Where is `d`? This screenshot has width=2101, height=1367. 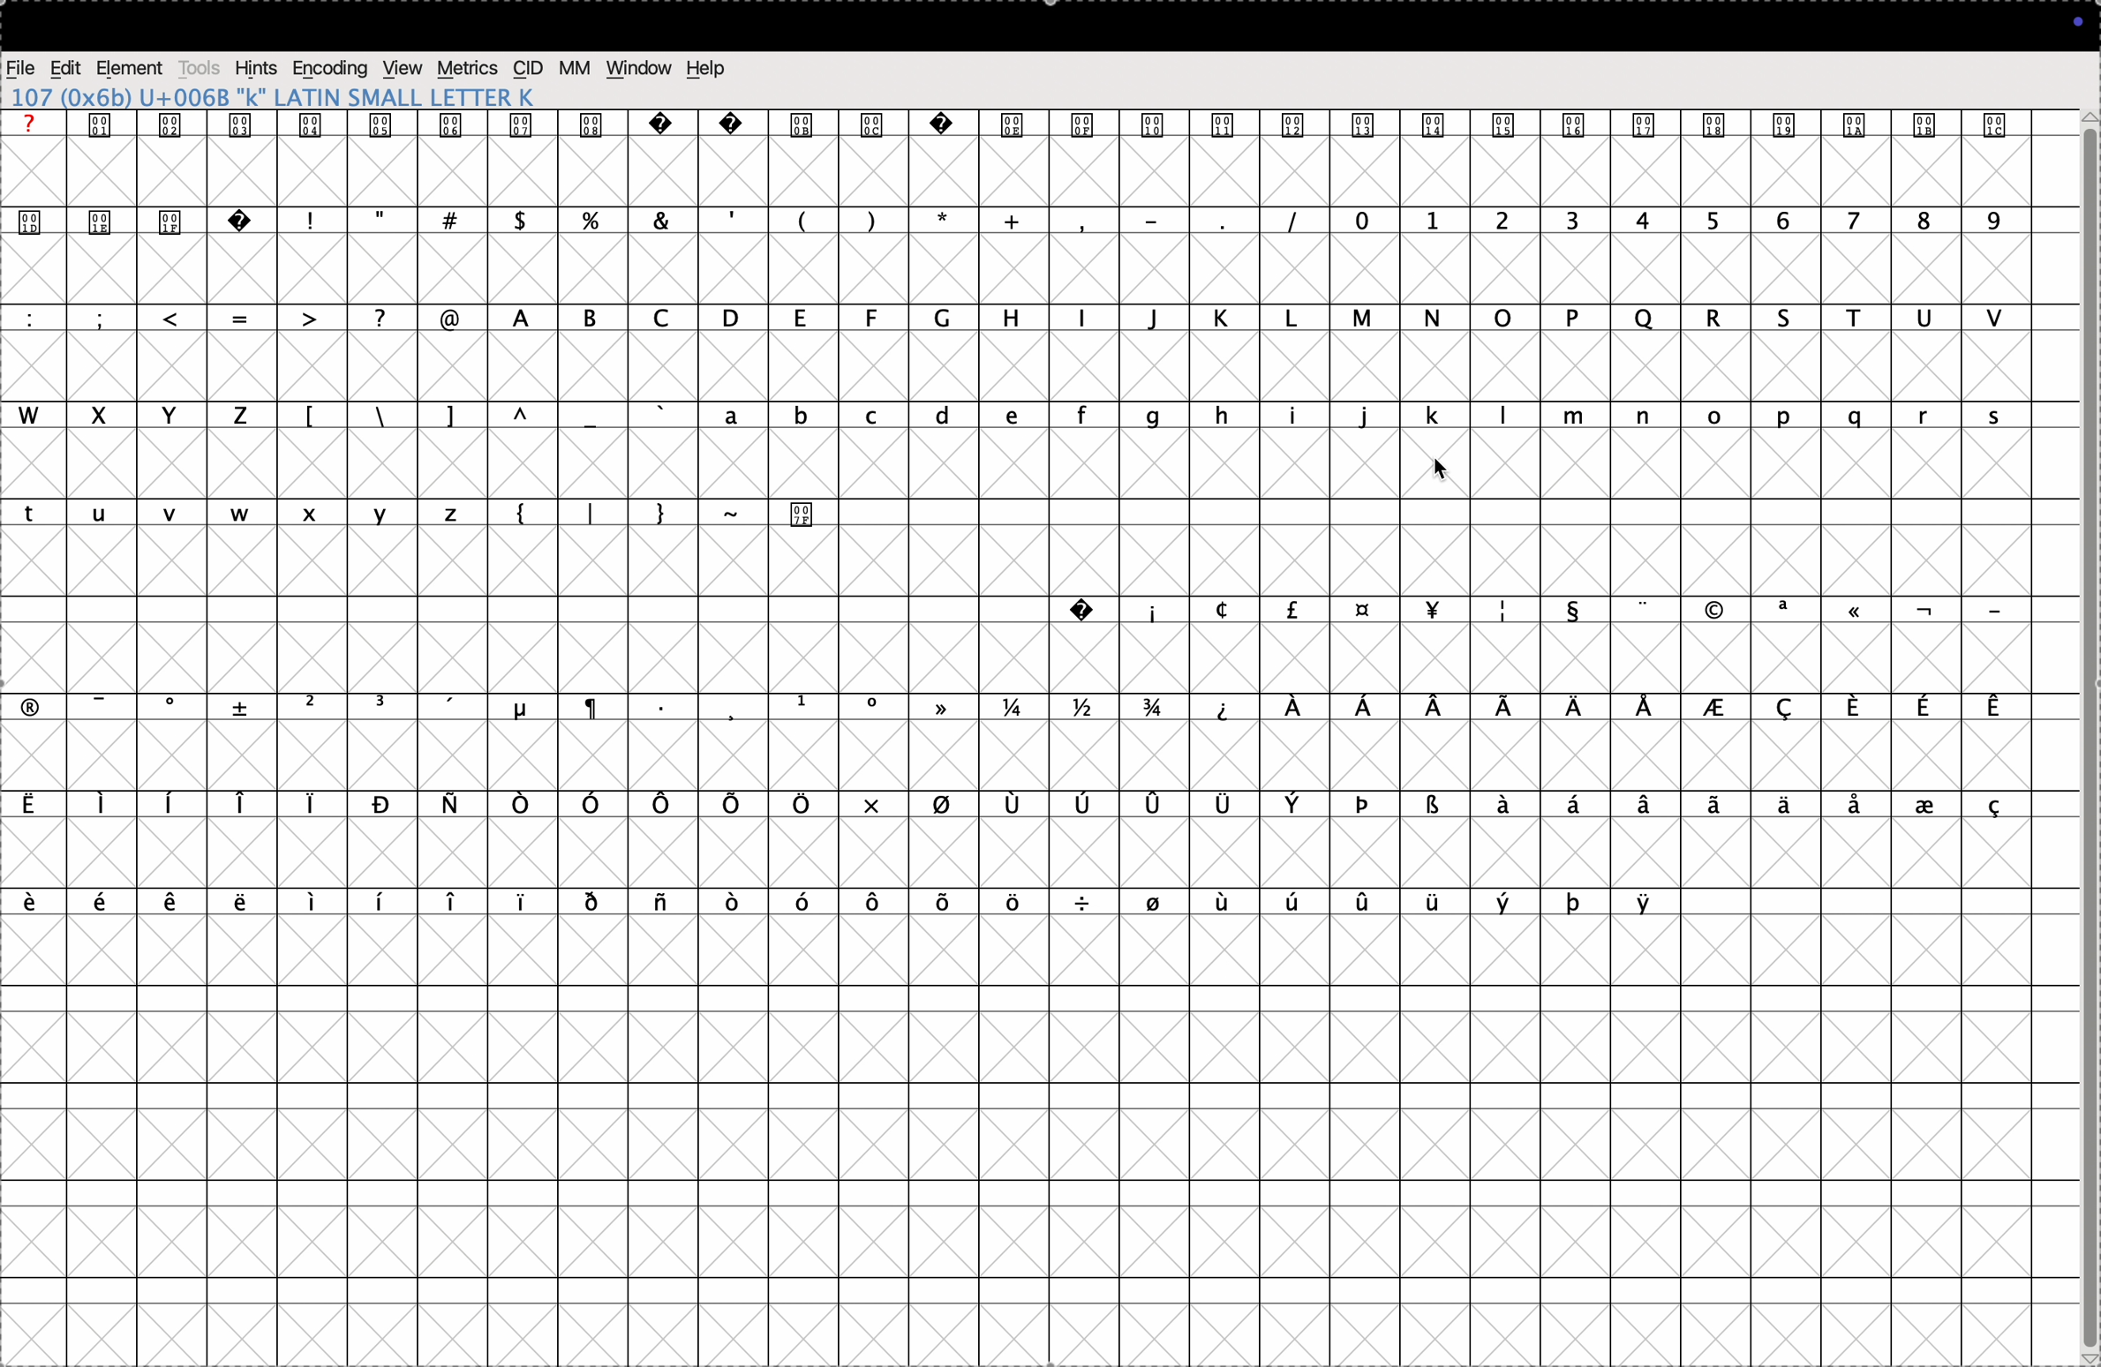 d is located at coordinates (734, 319).